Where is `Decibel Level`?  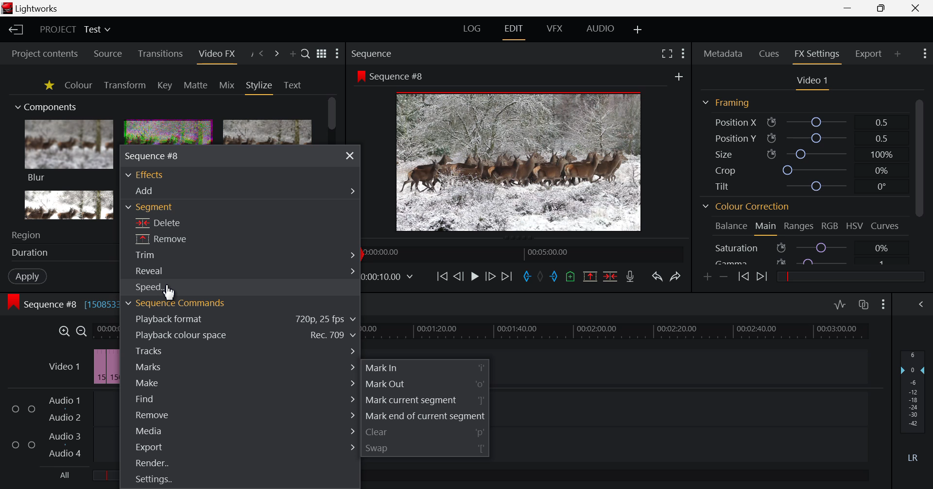
Decibel Level is located at coordinates (913, 403).